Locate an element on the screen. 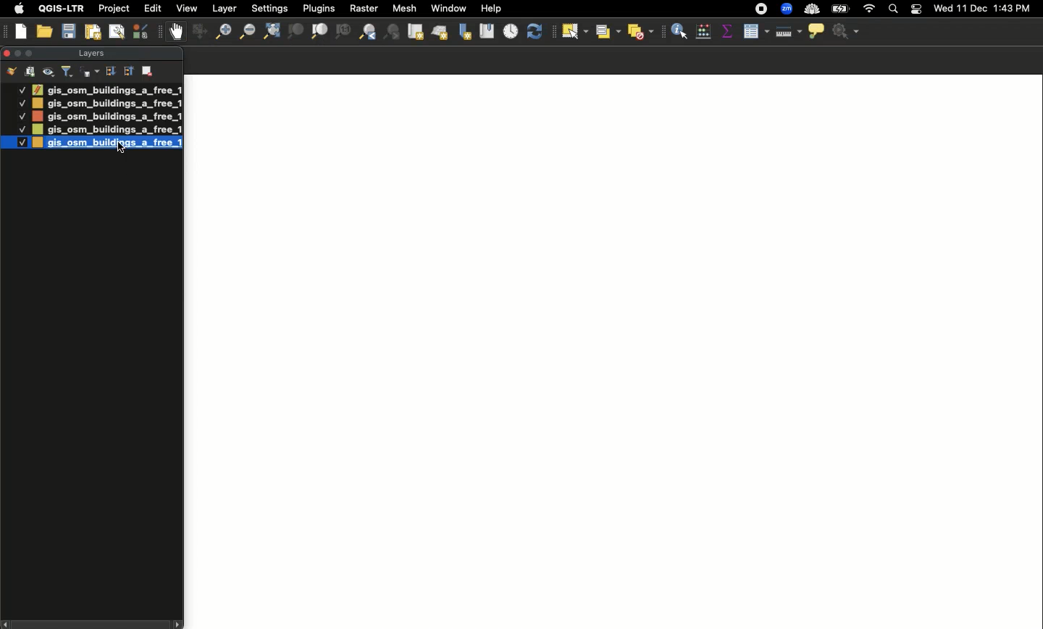 This screenshot has height=629, width=1043. Style manager is located at coordinates (198, 32).